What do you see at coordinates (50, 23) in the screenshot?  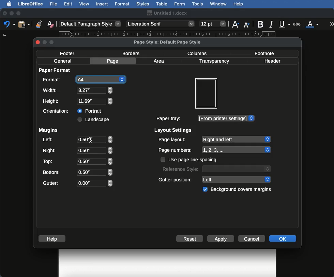 I see `Clear formatting` at bounding box center [50, 23].